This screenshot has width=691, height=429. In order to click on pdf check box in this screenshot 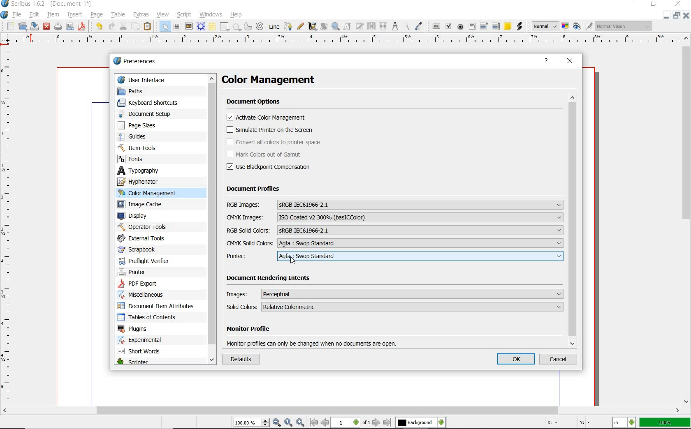, I will do `click(448, 26)`.